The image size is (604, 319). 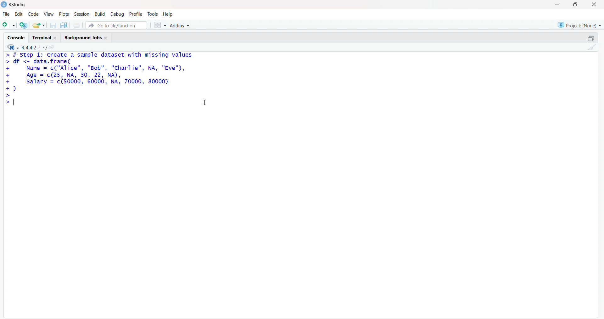 I want to click on Minimize, so click(x=556, y=4).